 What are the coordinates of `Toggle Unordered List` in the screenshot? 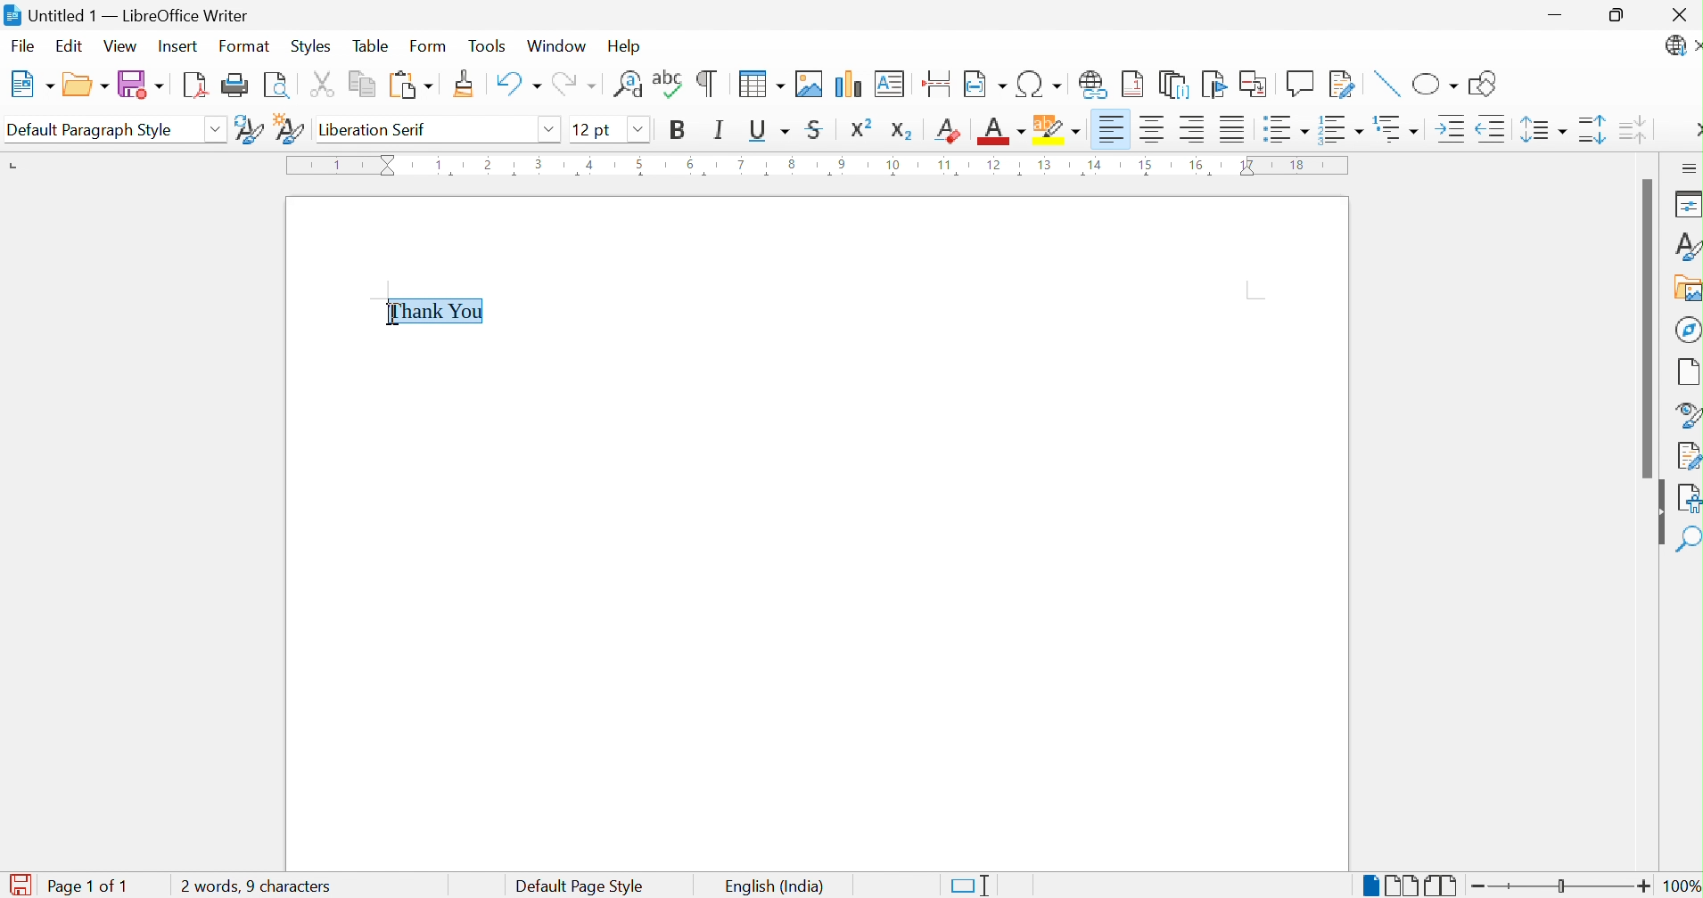 It's located at (1286, 128).